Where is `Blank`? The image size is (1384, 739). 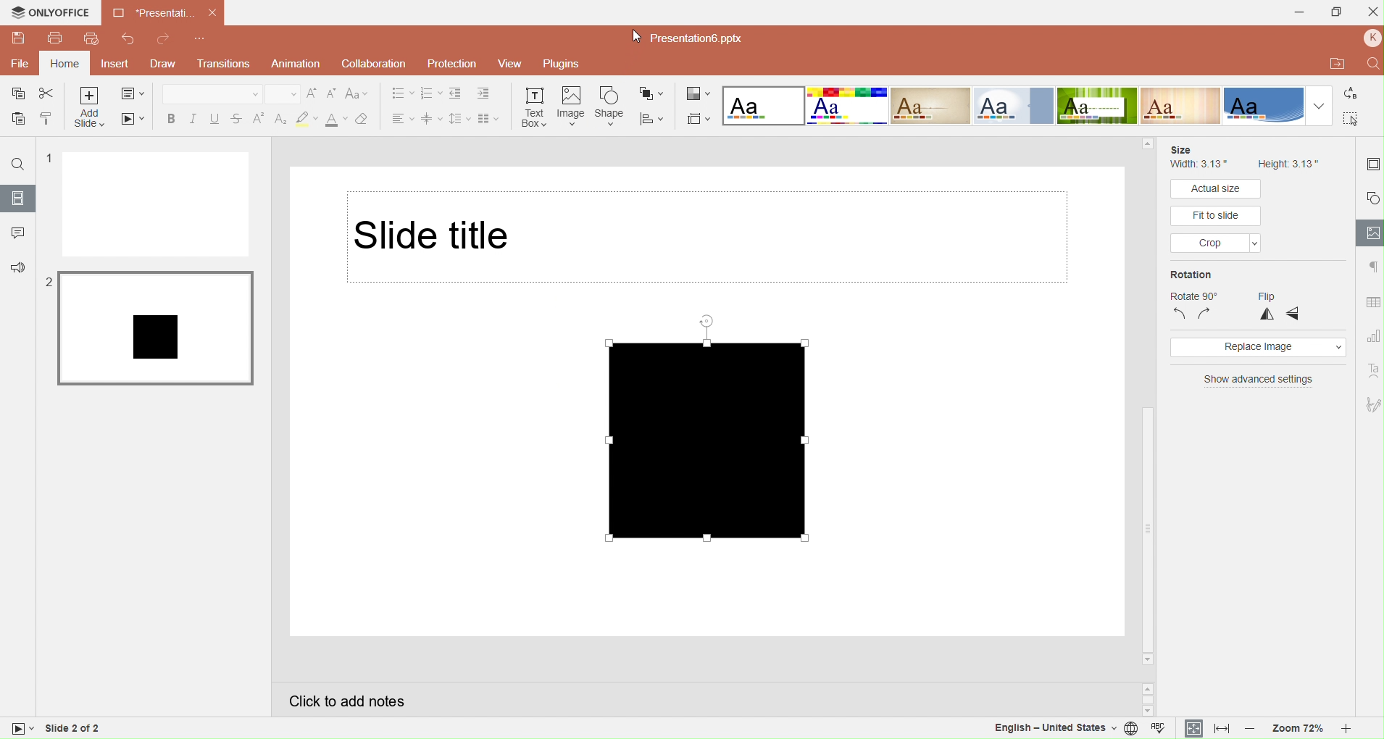 Blank is located at coordinates (763, 106).